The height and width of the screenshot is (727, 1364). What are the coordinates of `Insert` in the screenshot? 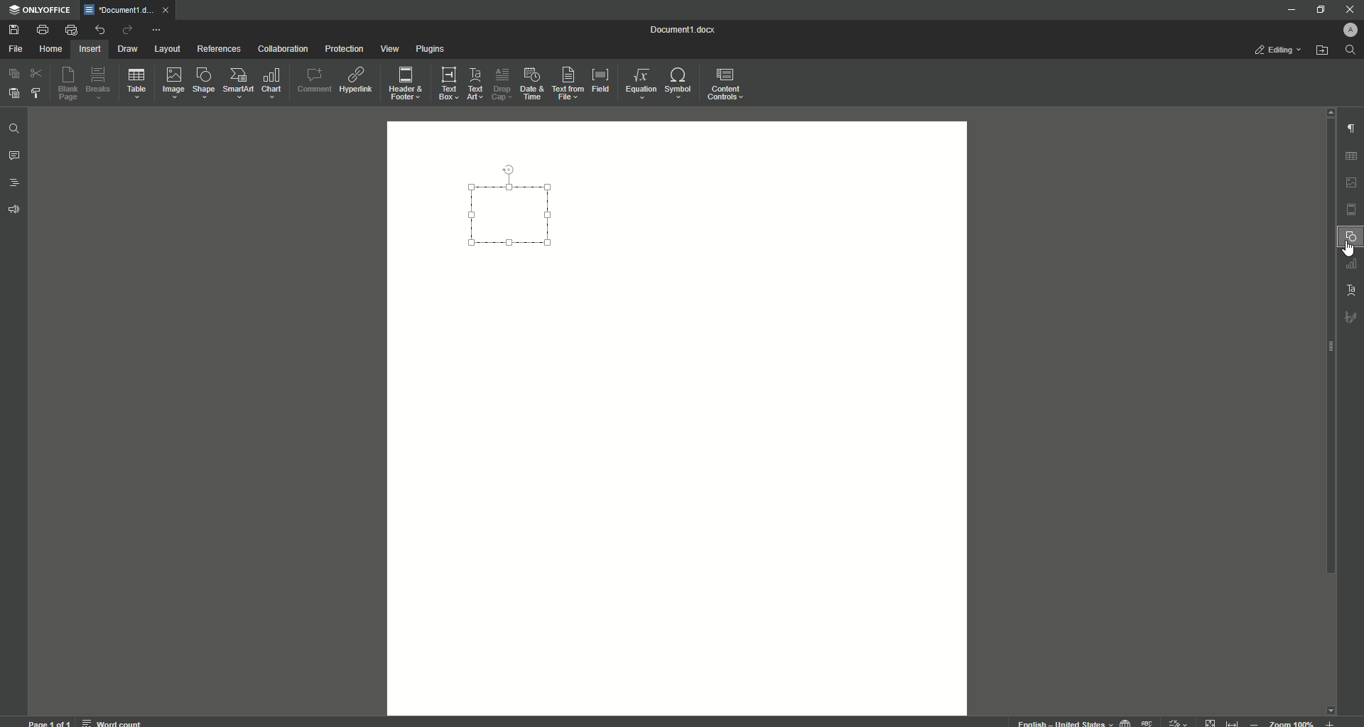 It's located at (88, 48).